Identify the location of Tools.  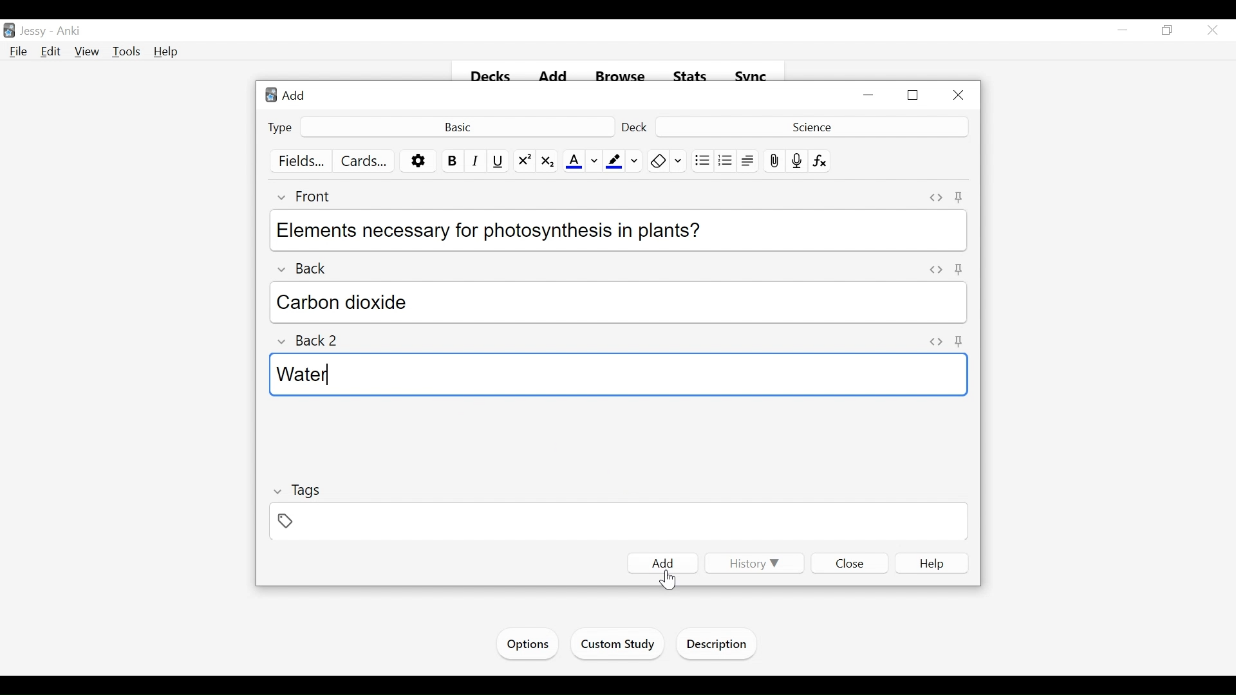
(126, 52).